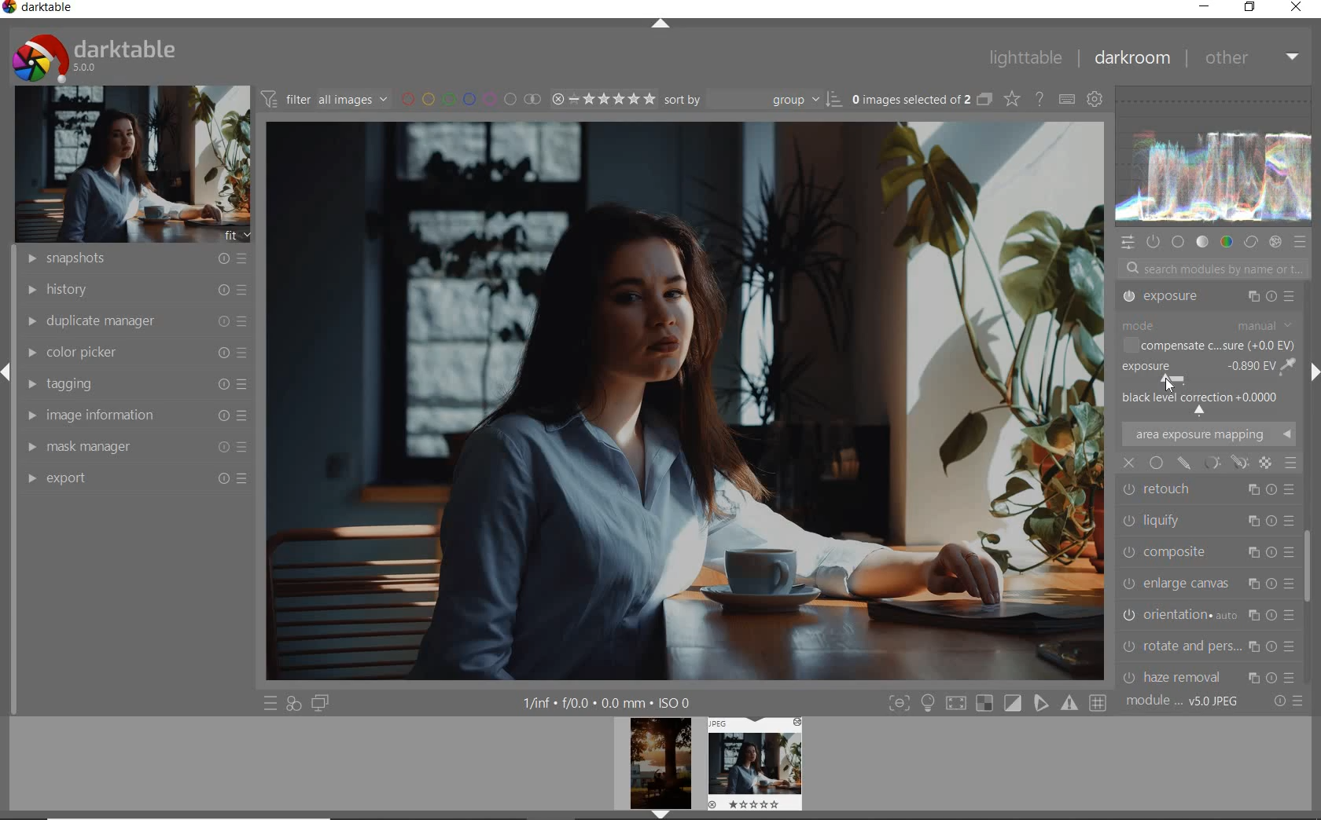  What do you see at coordinates (660, 769) in the screenshot?
I see `IMAGE PREVIEW` at bounding box center [660, 769].